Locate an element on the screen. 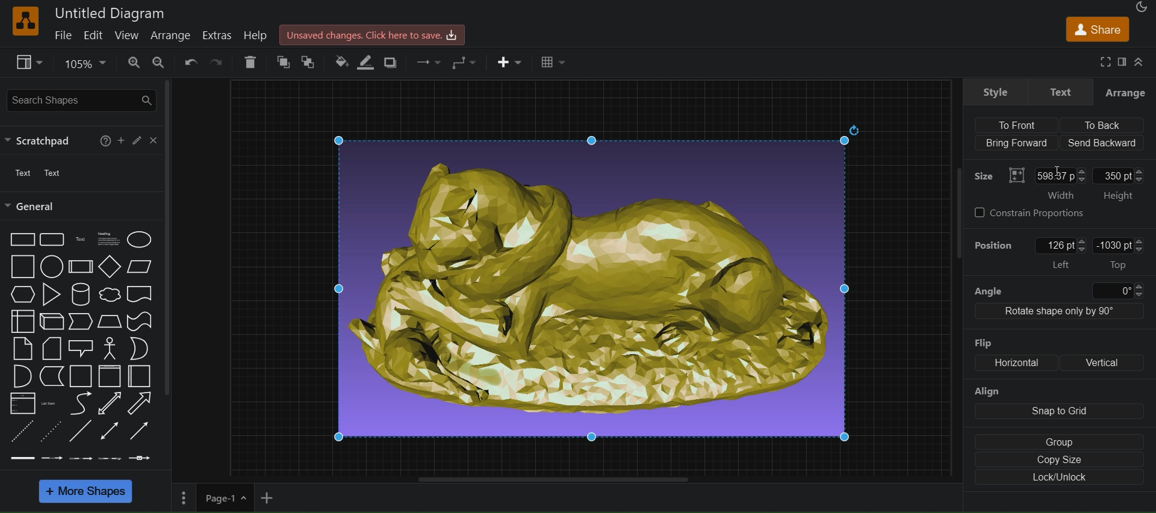 The height and width of the screenshot is (513, 1156). Size is located at coordinates (983, 176).